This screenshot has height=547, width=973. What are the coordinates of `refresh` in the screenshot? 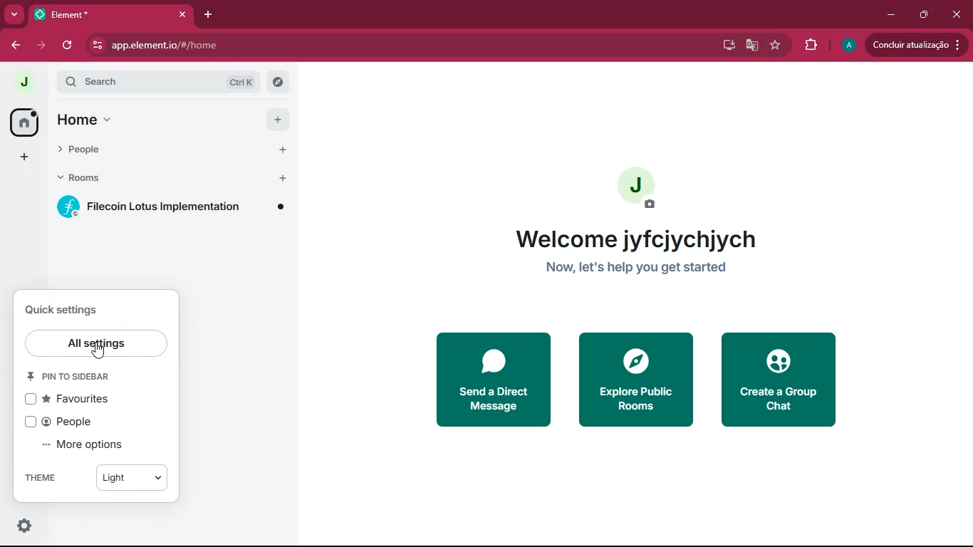 It's located at (68, 46).